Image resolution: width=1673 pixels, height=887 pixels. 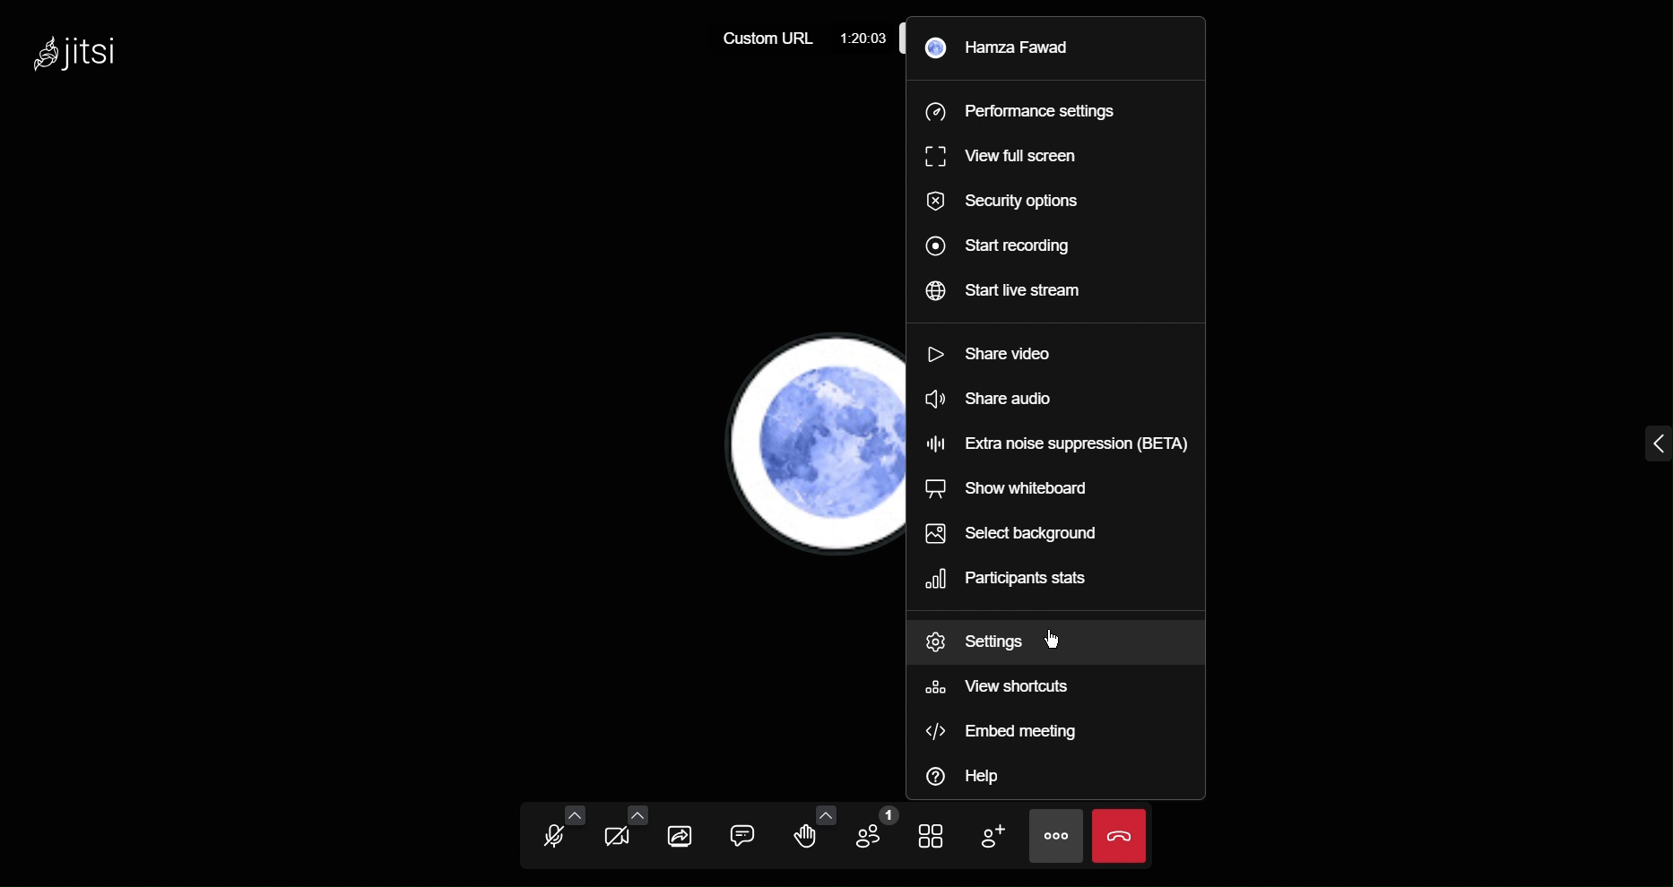 I want to click on 1:20:00, so click(x=864, y=39).